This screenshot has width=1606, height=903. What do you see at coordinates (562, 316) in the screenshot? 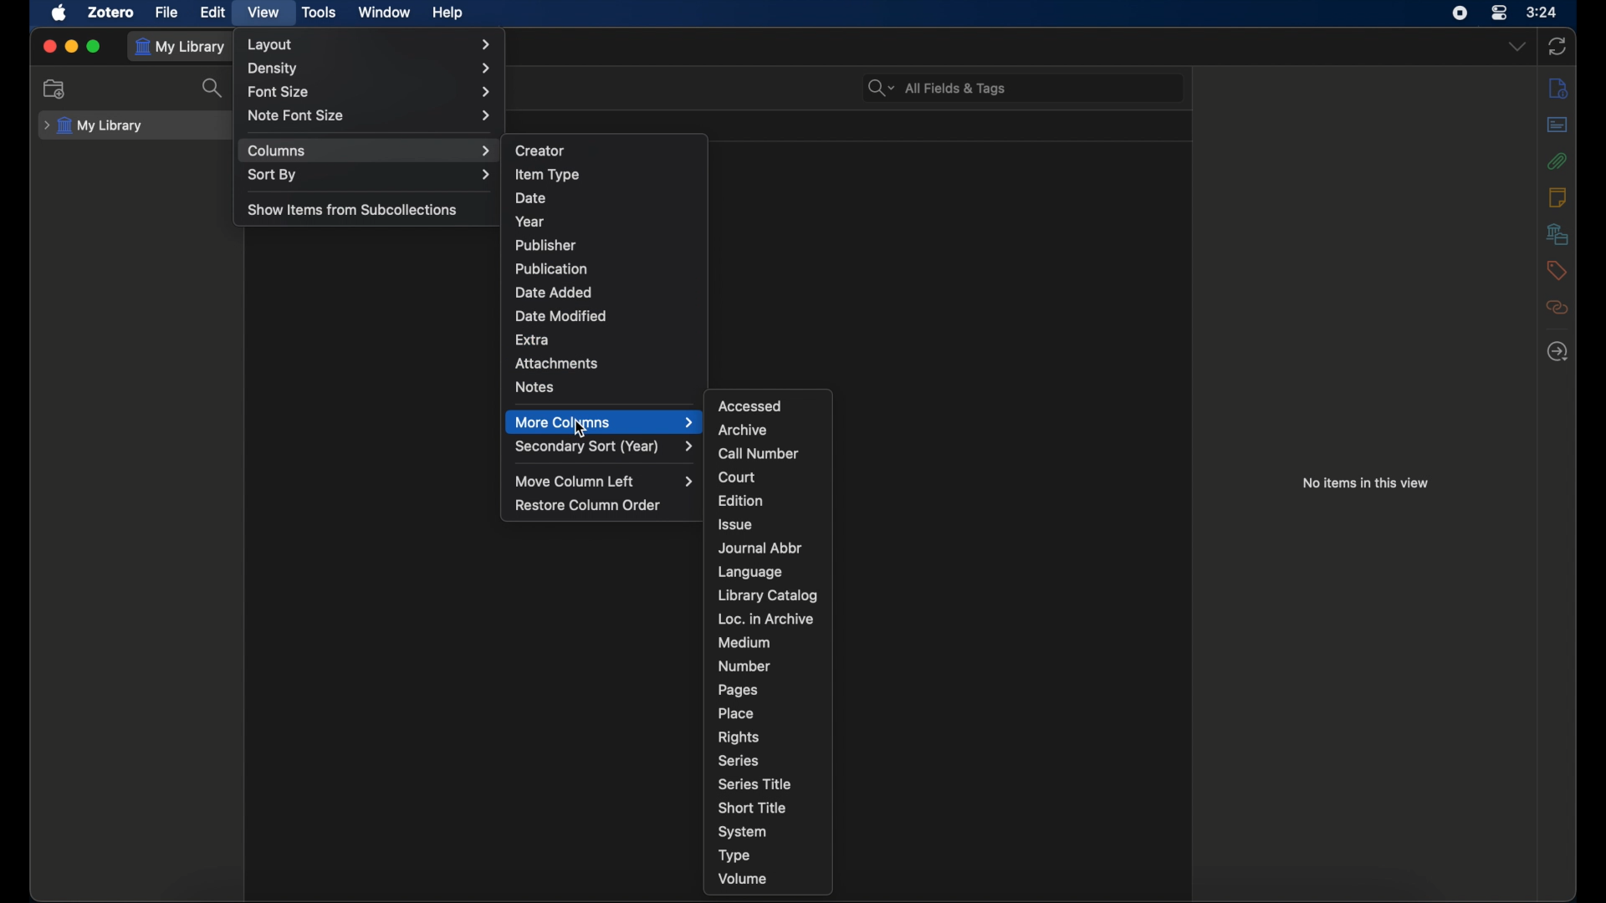
I see `date modified` at bounding box center [562, 316].